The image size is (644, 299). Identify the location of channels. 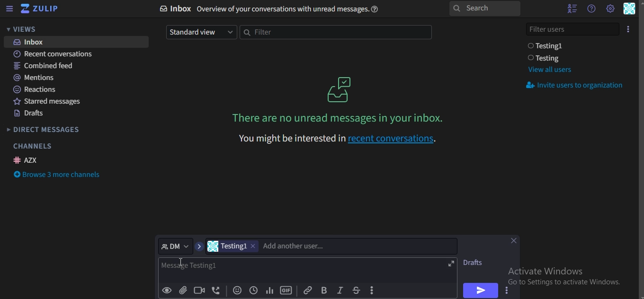
(32, 146).